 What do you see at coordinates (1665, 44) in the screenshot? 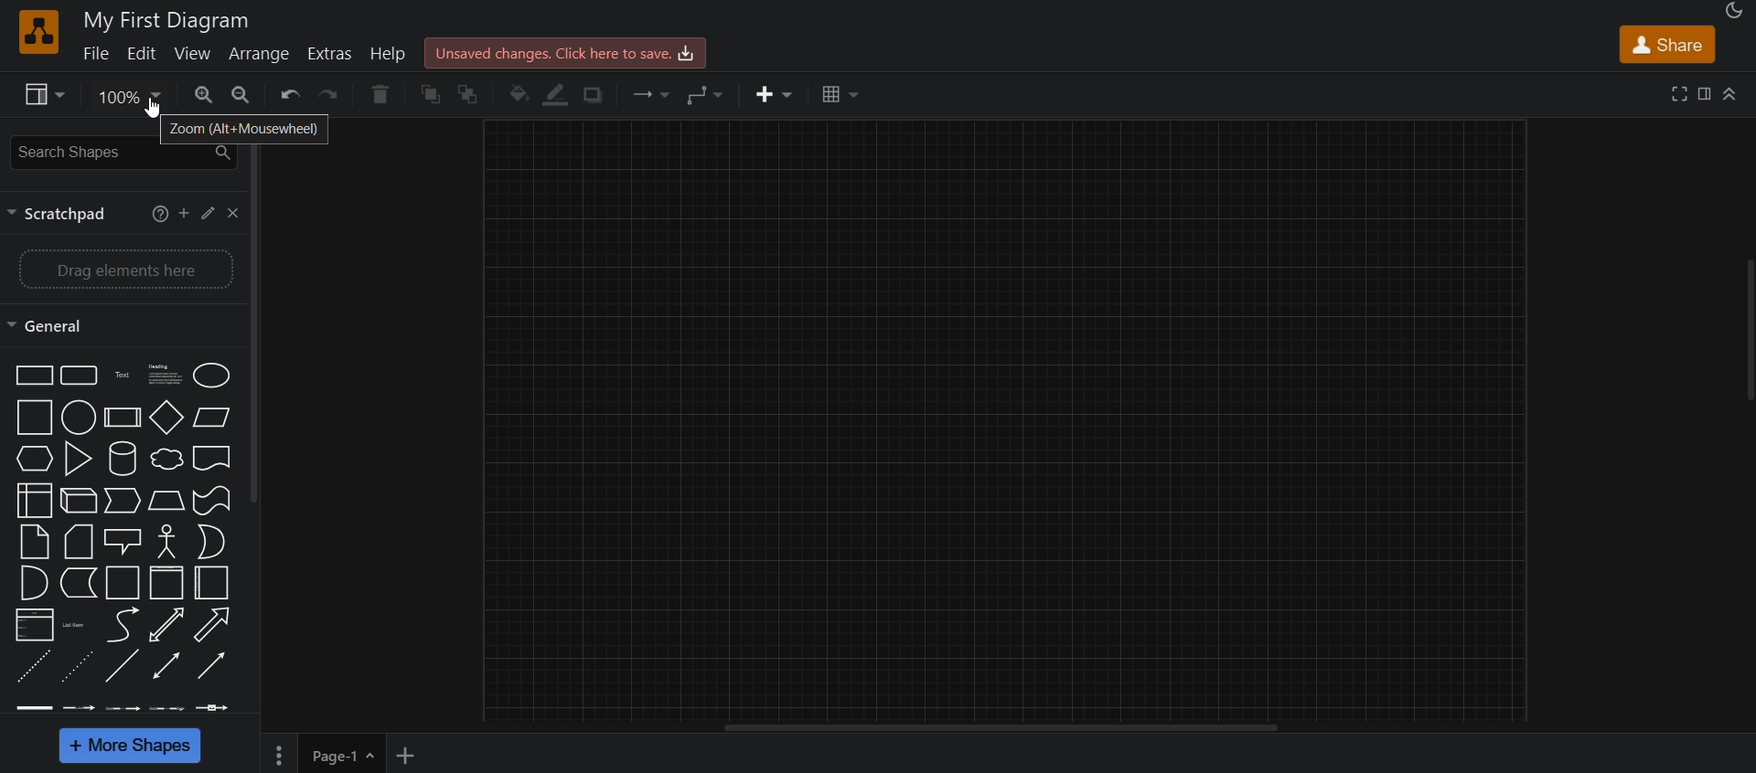
I see `share` at bounding box center [1665, 44].